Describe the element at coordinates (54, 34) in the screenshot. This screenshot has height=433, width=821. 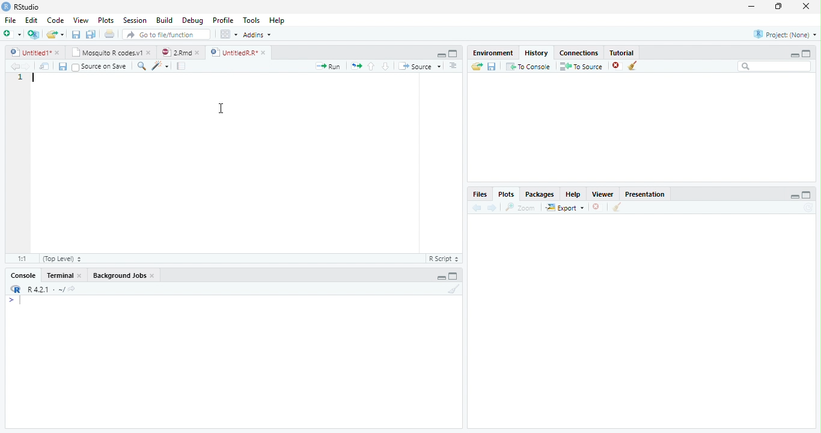
I see `open an existing file` at that location.